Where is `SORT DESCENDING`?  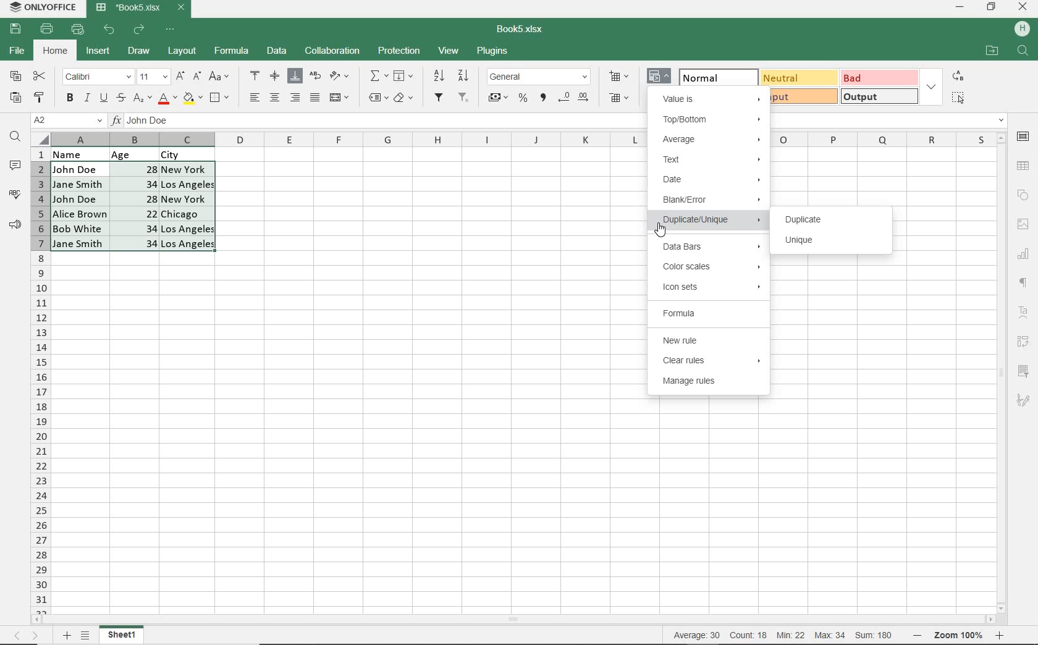
SORT DESCENDING is located at coordinates (465, 75).